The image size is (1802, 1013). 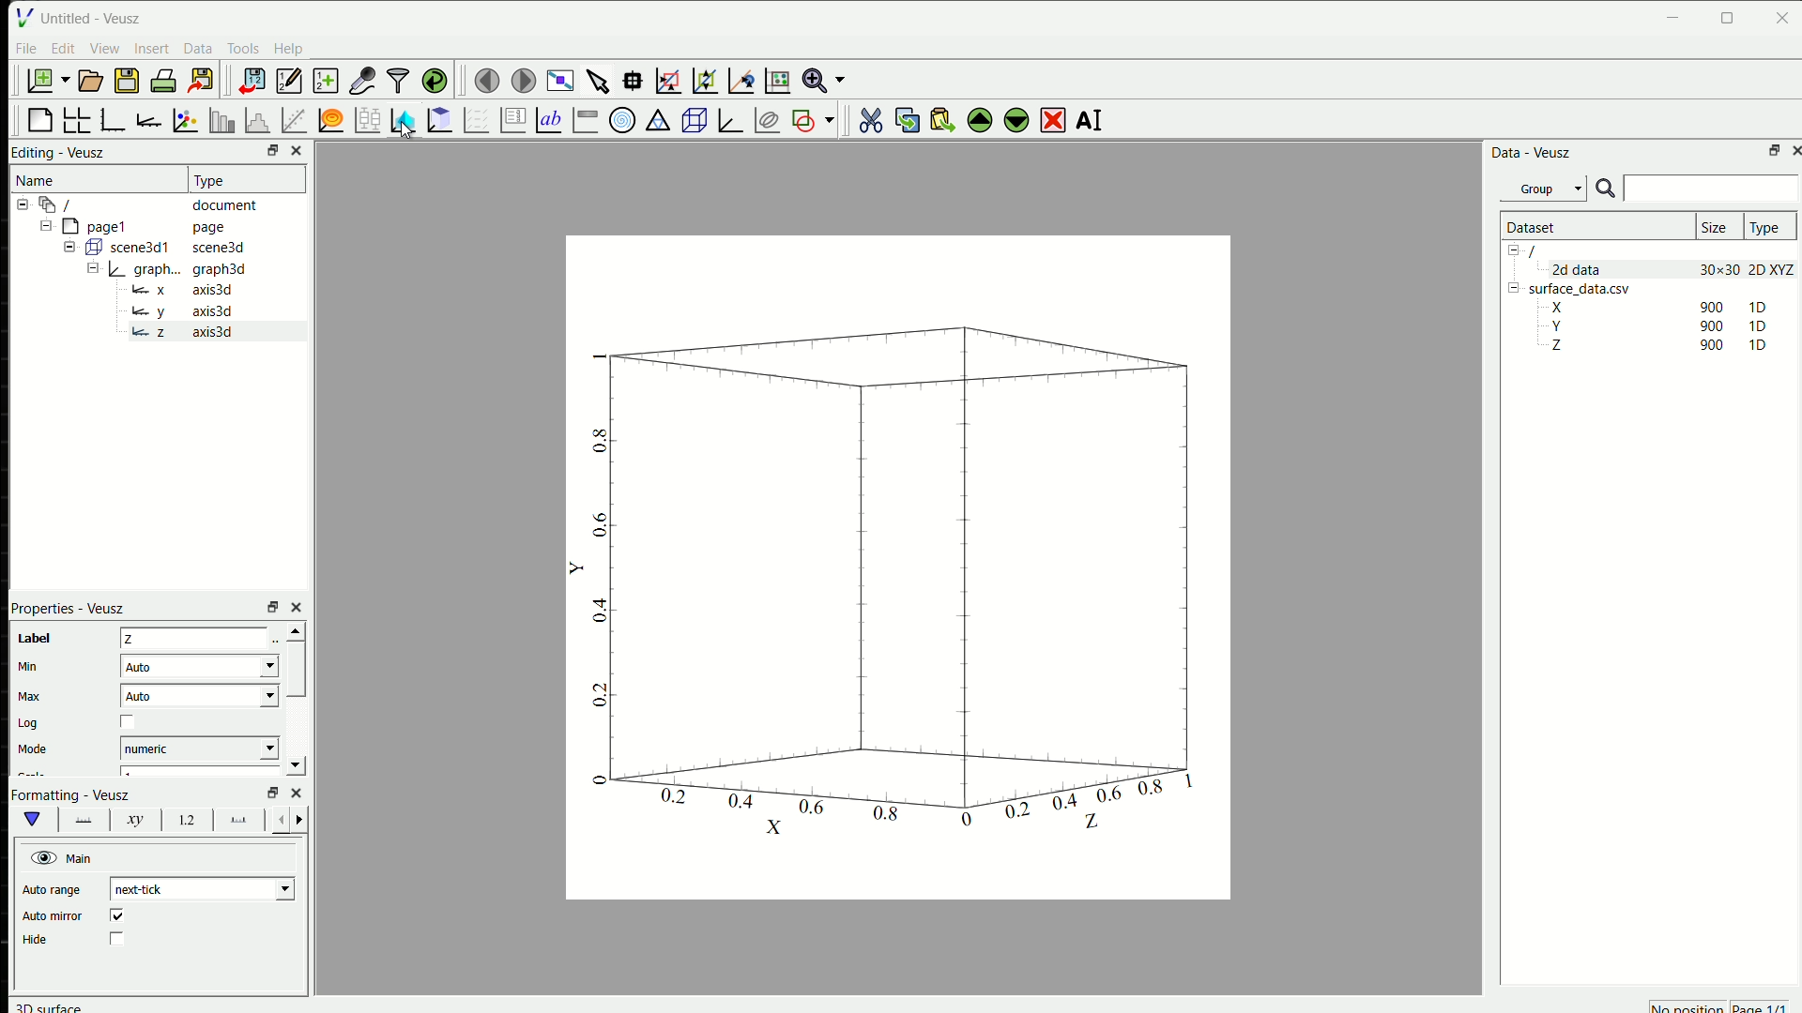 I want to click on plot a function , so click(x=331, y=119).